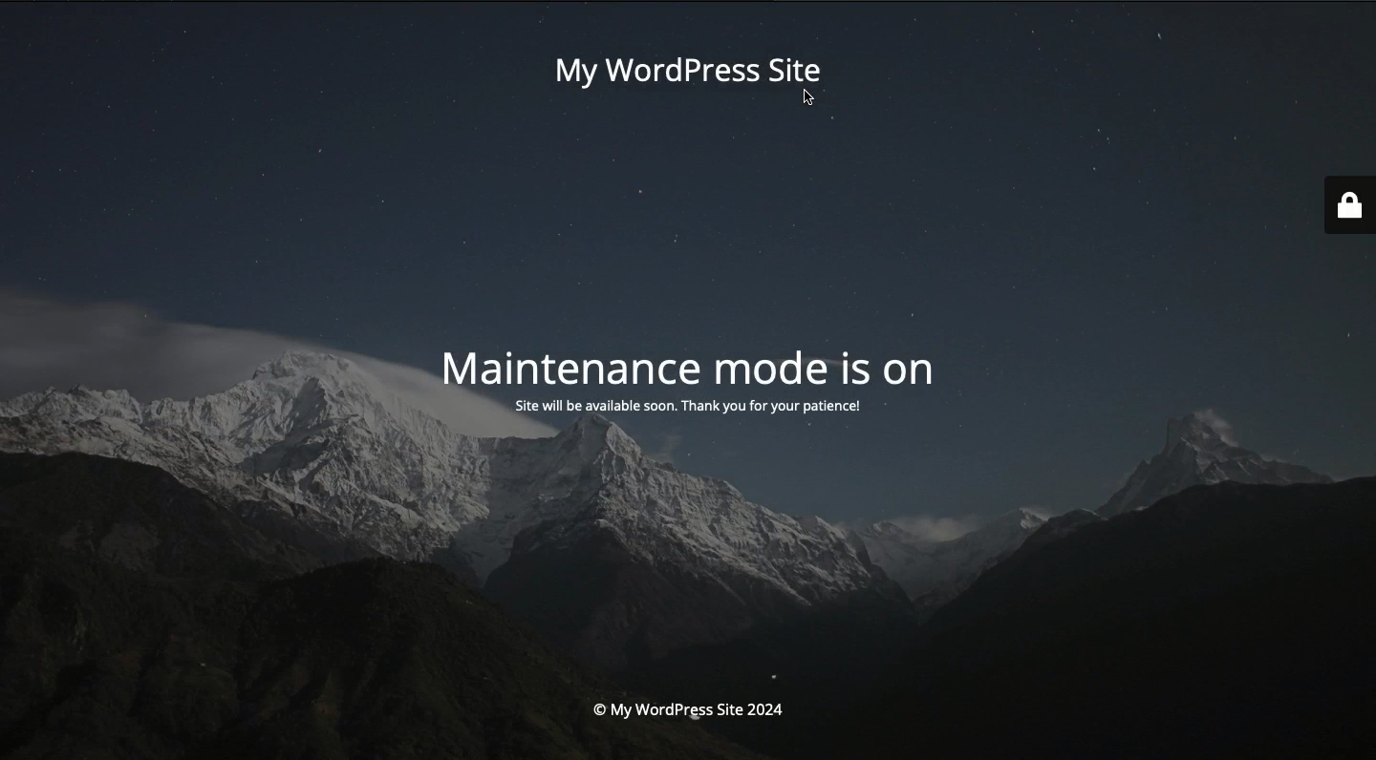 The image size is (1376, 760). Describe the element at coordinates (1350, 205) in the screenshot. I see `Lock` at that location.